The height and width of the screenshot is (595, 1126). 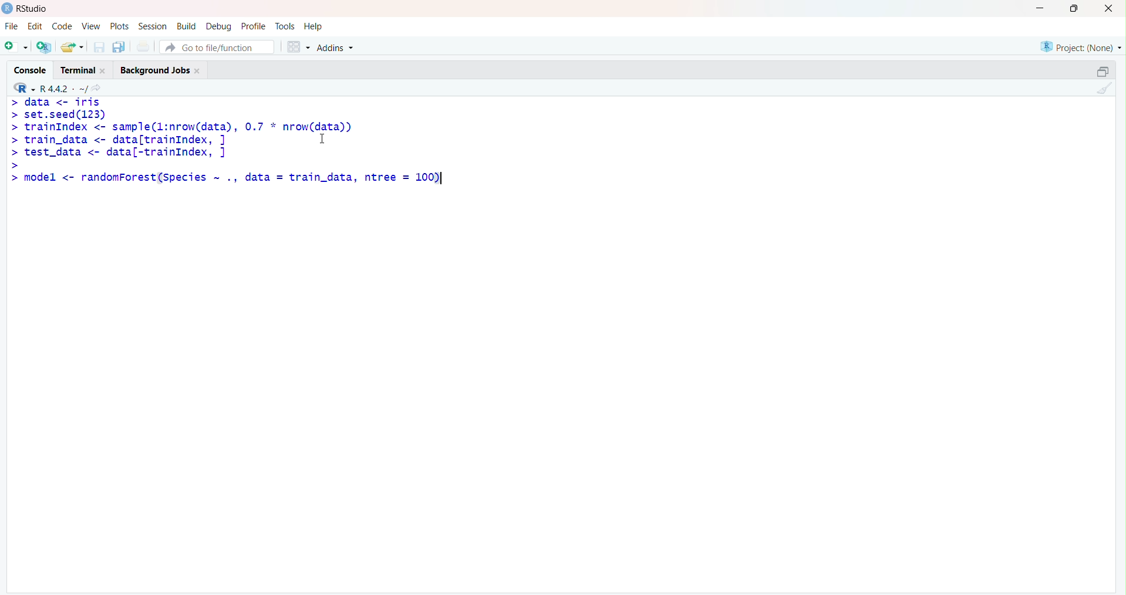 I want to click on Save all open documents (Ctrl + Alt + S), so click(x=117, y=45).